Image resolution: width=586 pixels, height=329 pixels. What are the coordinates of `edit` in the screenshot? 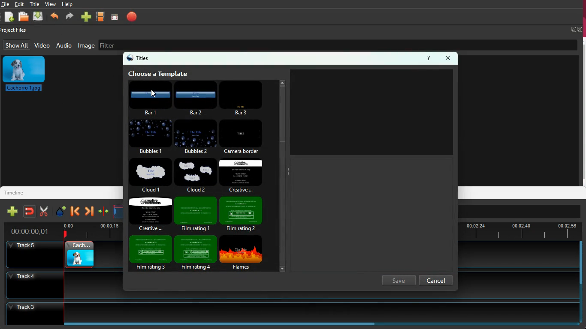 It's located at (21, 4).